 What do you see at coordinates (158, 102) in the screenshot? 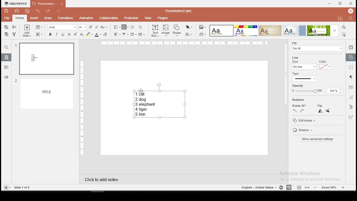
I see `text box` at bounding box center [158, 102].